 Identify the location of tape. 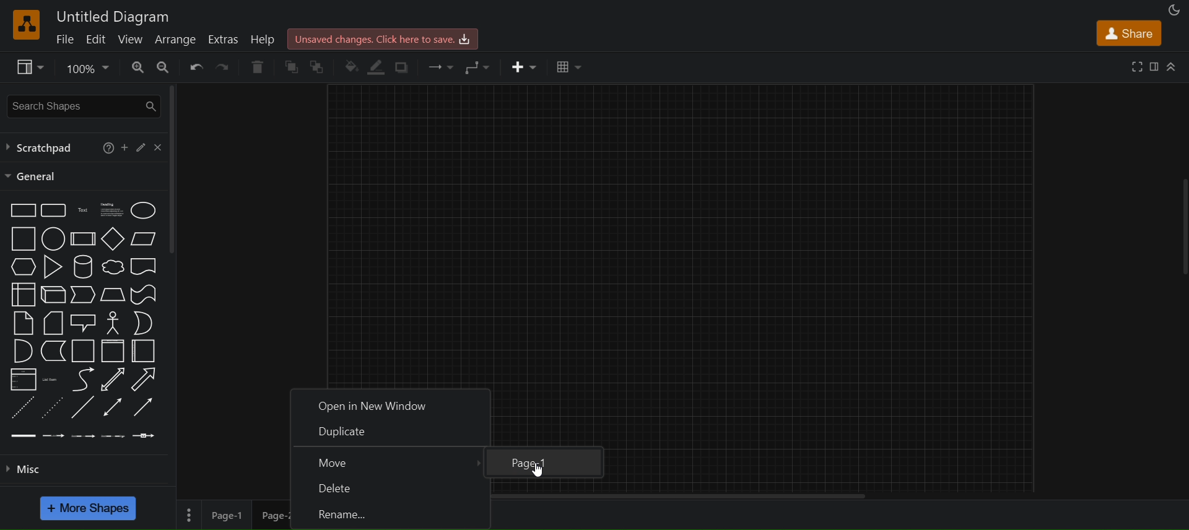
(143, 294).